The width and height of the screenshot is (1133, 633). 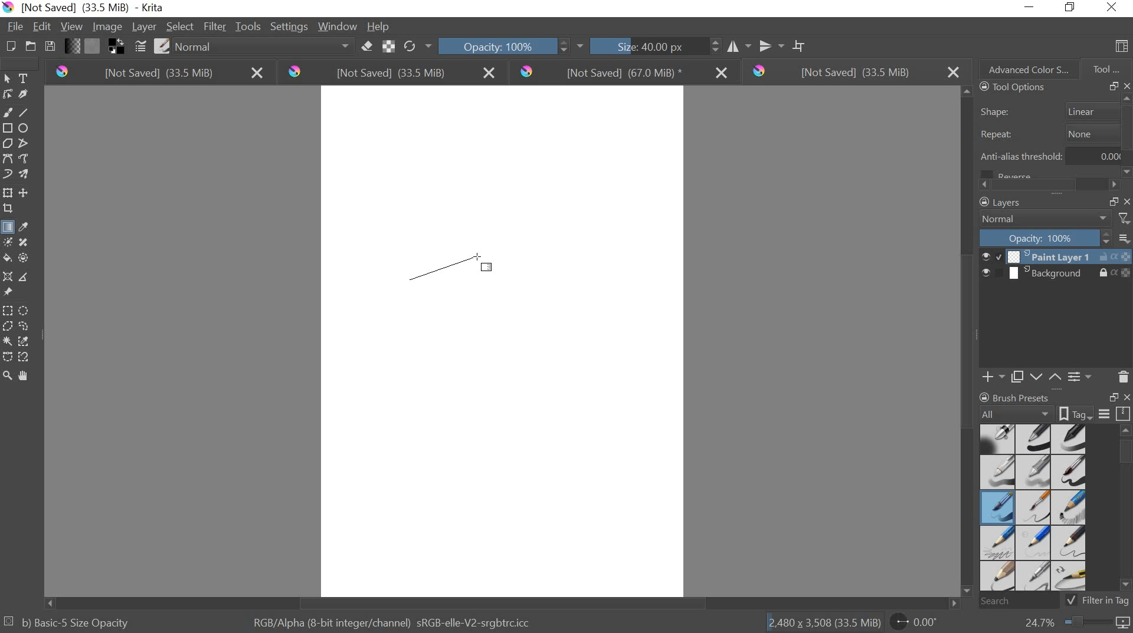 What do you see at coordinates (27, 309) in the screenshot?
I see `circular selection` at bounding box center [27, 309].